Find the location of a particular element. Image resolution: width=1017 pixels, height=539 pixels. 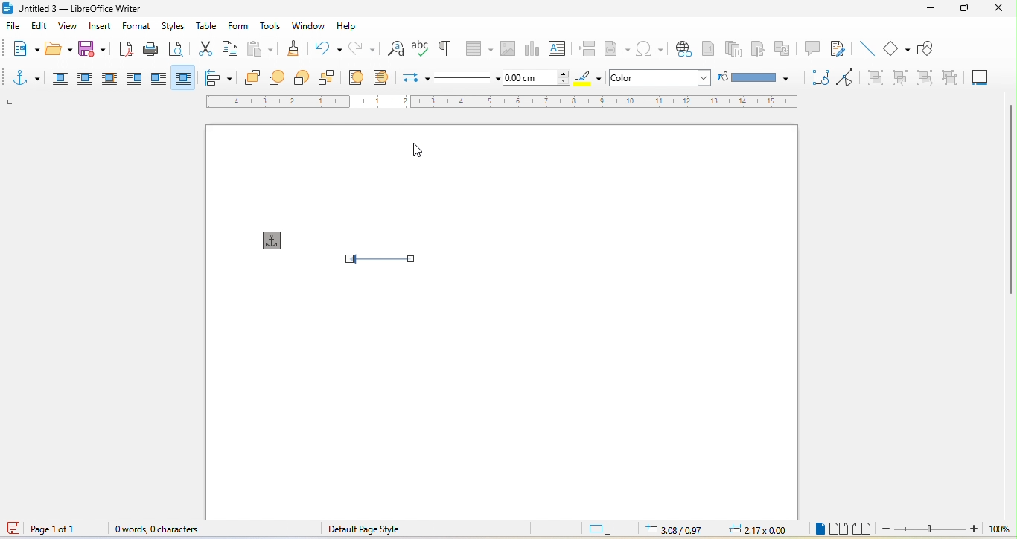

to foreground is located at coordinates (357, 77).